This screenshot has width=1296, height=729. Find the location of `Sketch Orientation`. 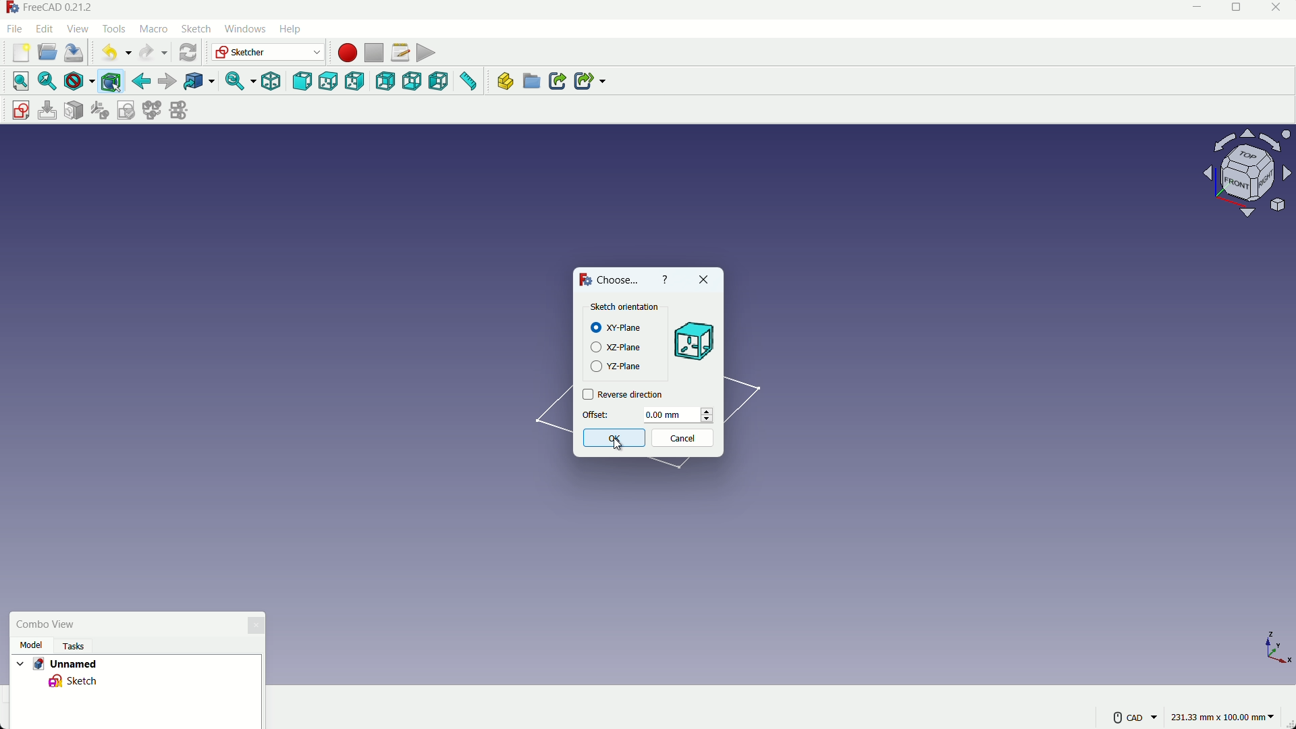

Sketch Orientation is located at coordinates (630, 307).